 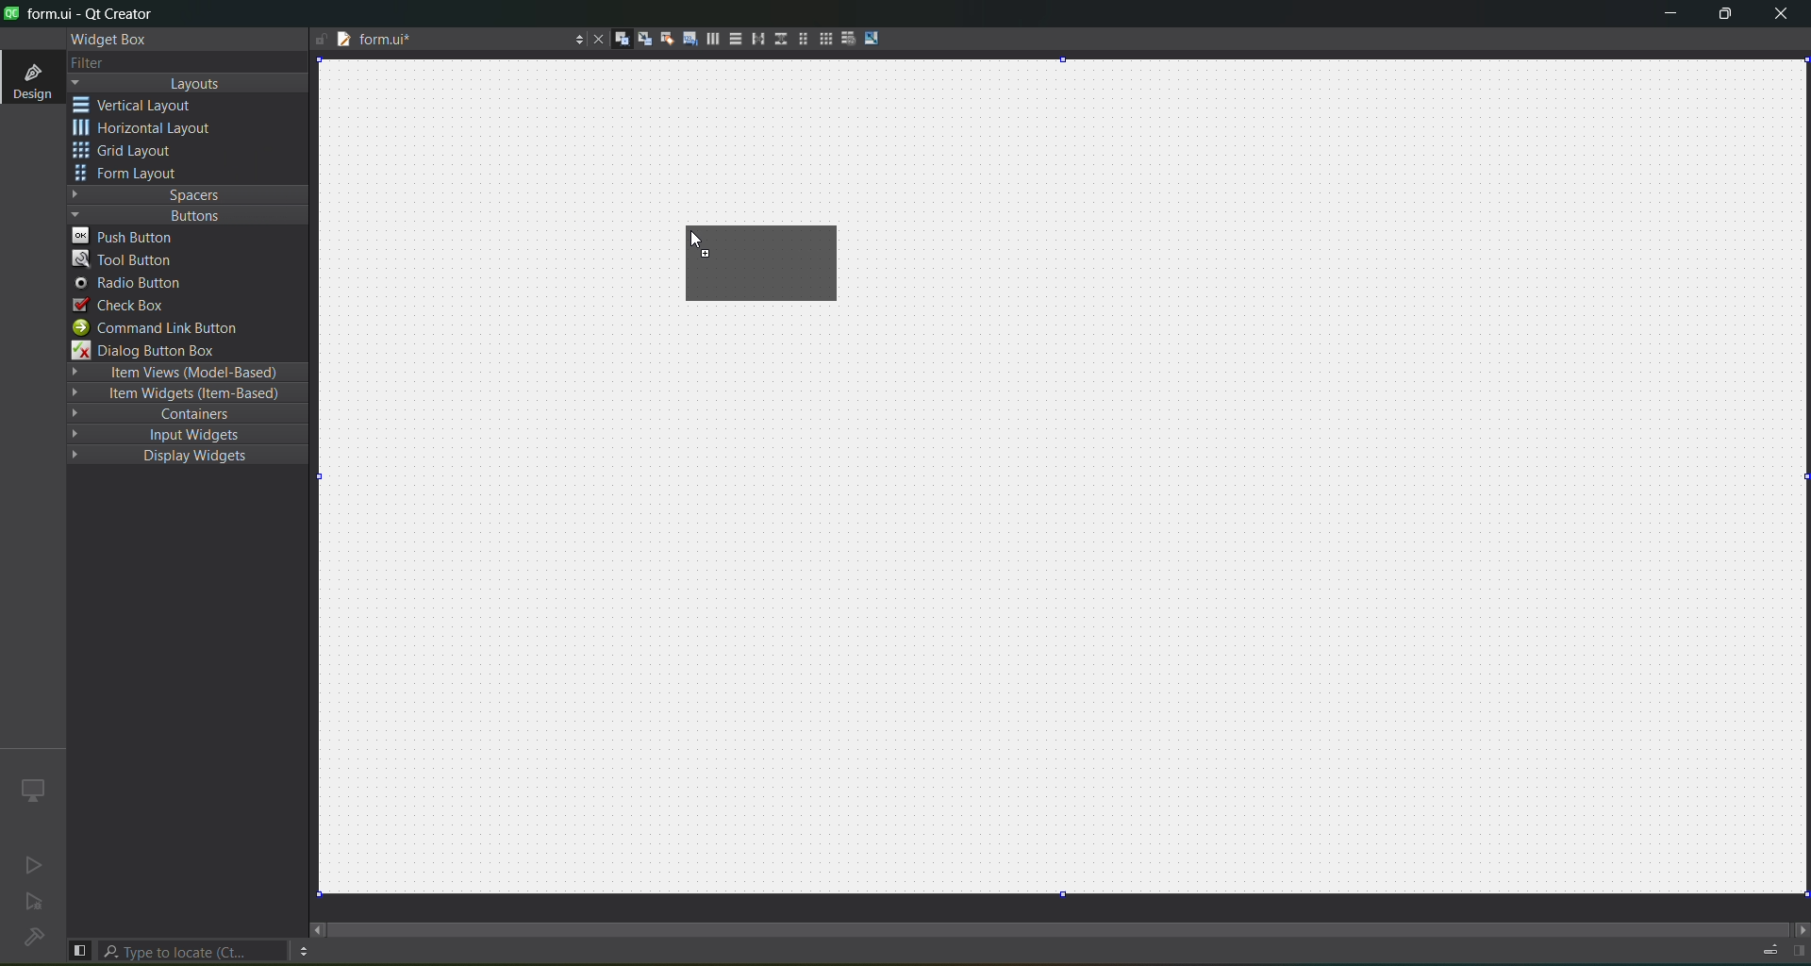 What do you see at coordinates (87, 62) in the screenshot?
I see `filter` at bounding box center [87, 62].